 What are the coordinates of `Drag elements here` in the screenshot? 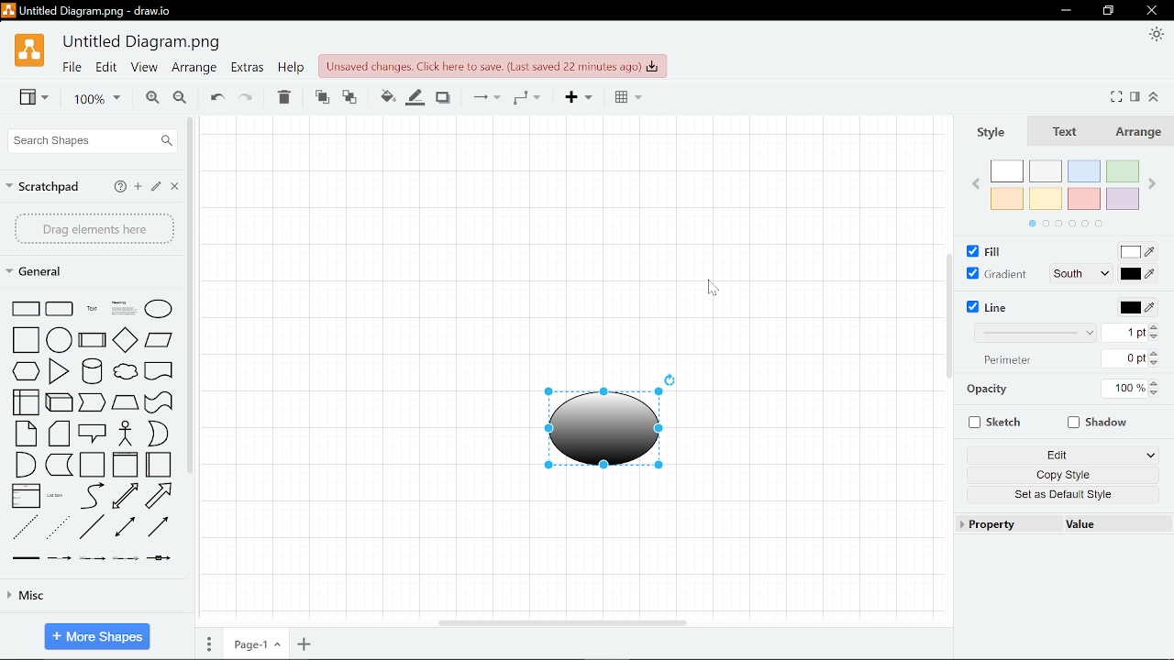 It's located at (95, 229).